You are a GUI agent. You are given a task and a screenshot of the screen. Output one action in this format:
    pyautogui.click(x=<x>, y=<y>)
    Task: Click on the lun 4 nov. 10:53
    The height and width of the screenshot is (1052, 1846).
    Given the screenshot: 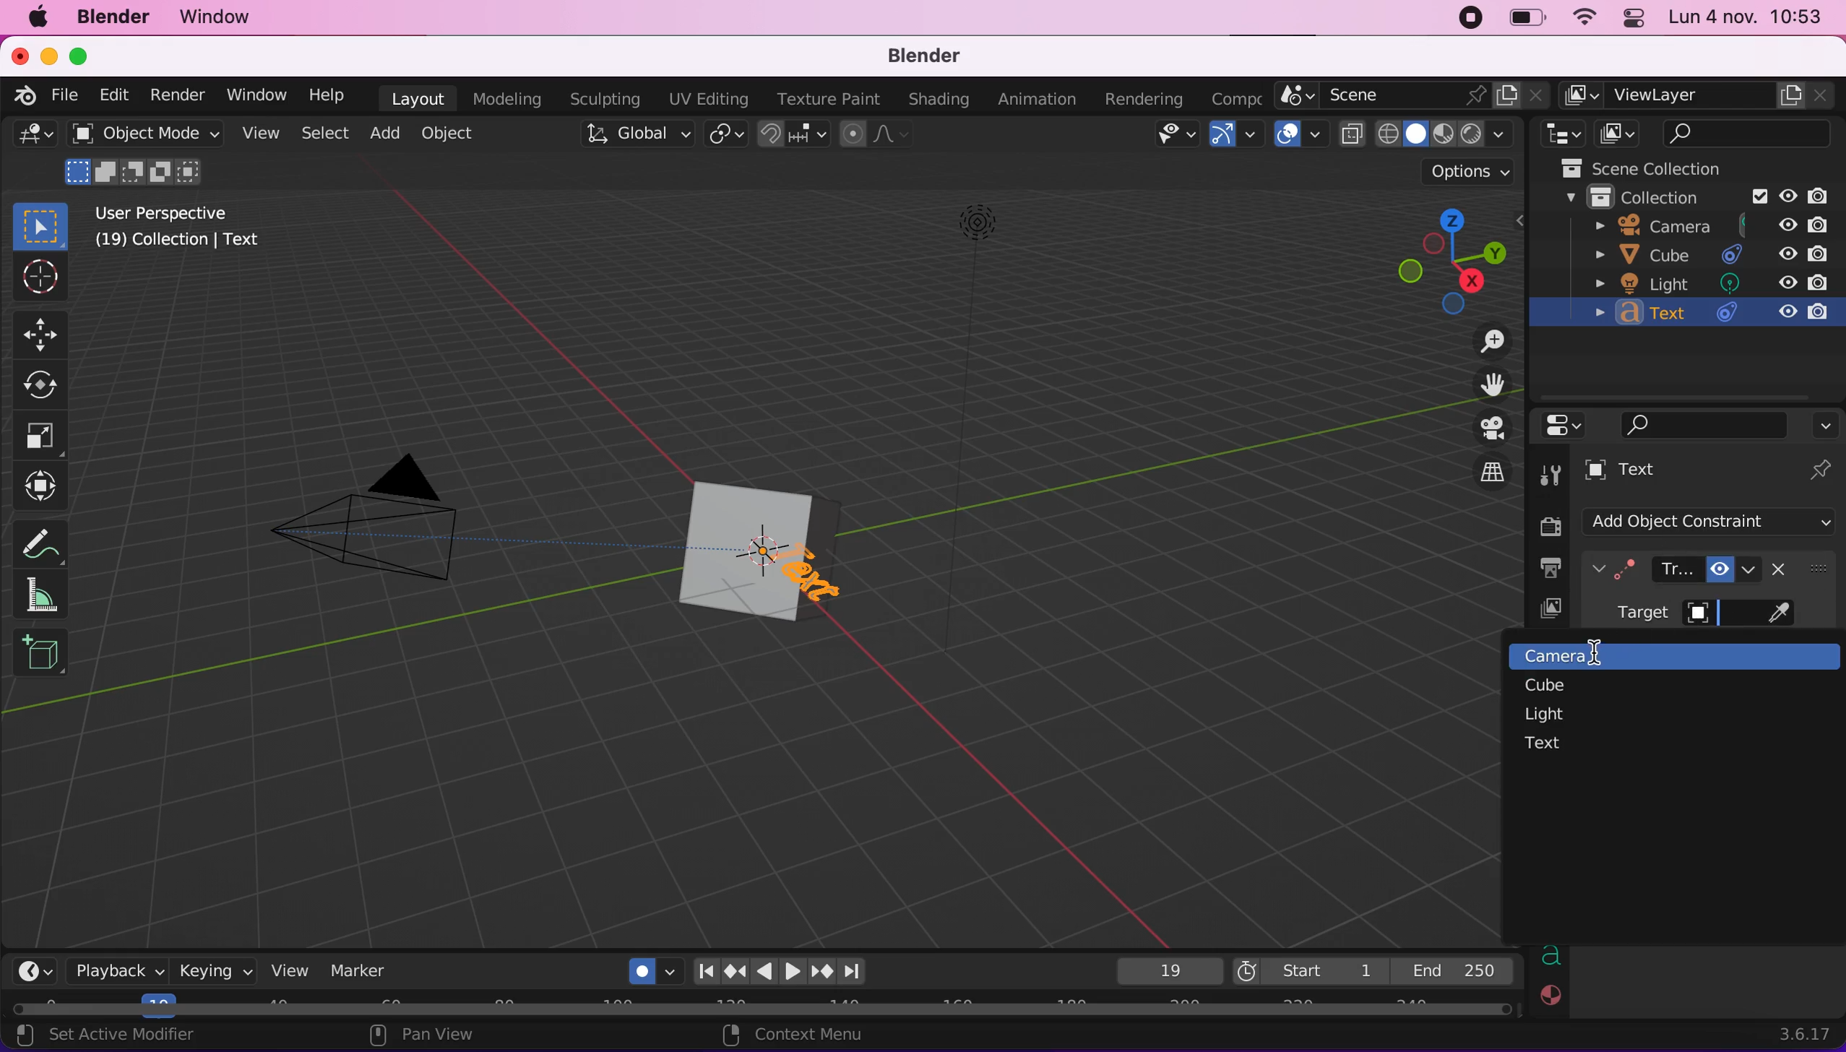 What is the action you would take?
    pyautogui.click(x=1747, y=19)
    